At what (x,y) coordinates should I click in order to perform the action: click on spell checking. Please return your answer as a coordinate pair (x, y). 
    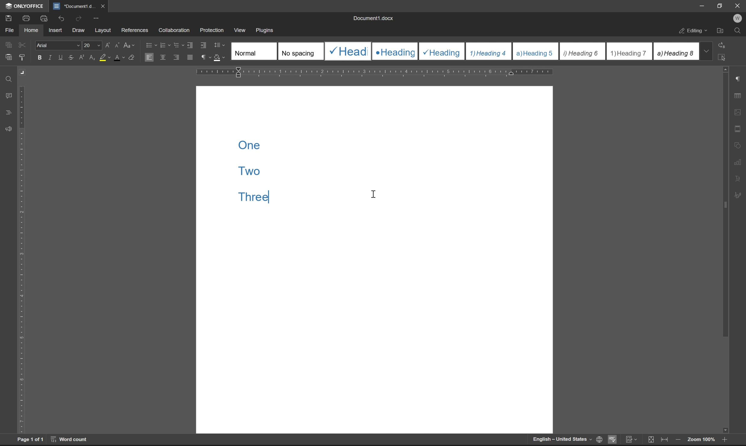
    Looking at the image, I should click on (612, 439).